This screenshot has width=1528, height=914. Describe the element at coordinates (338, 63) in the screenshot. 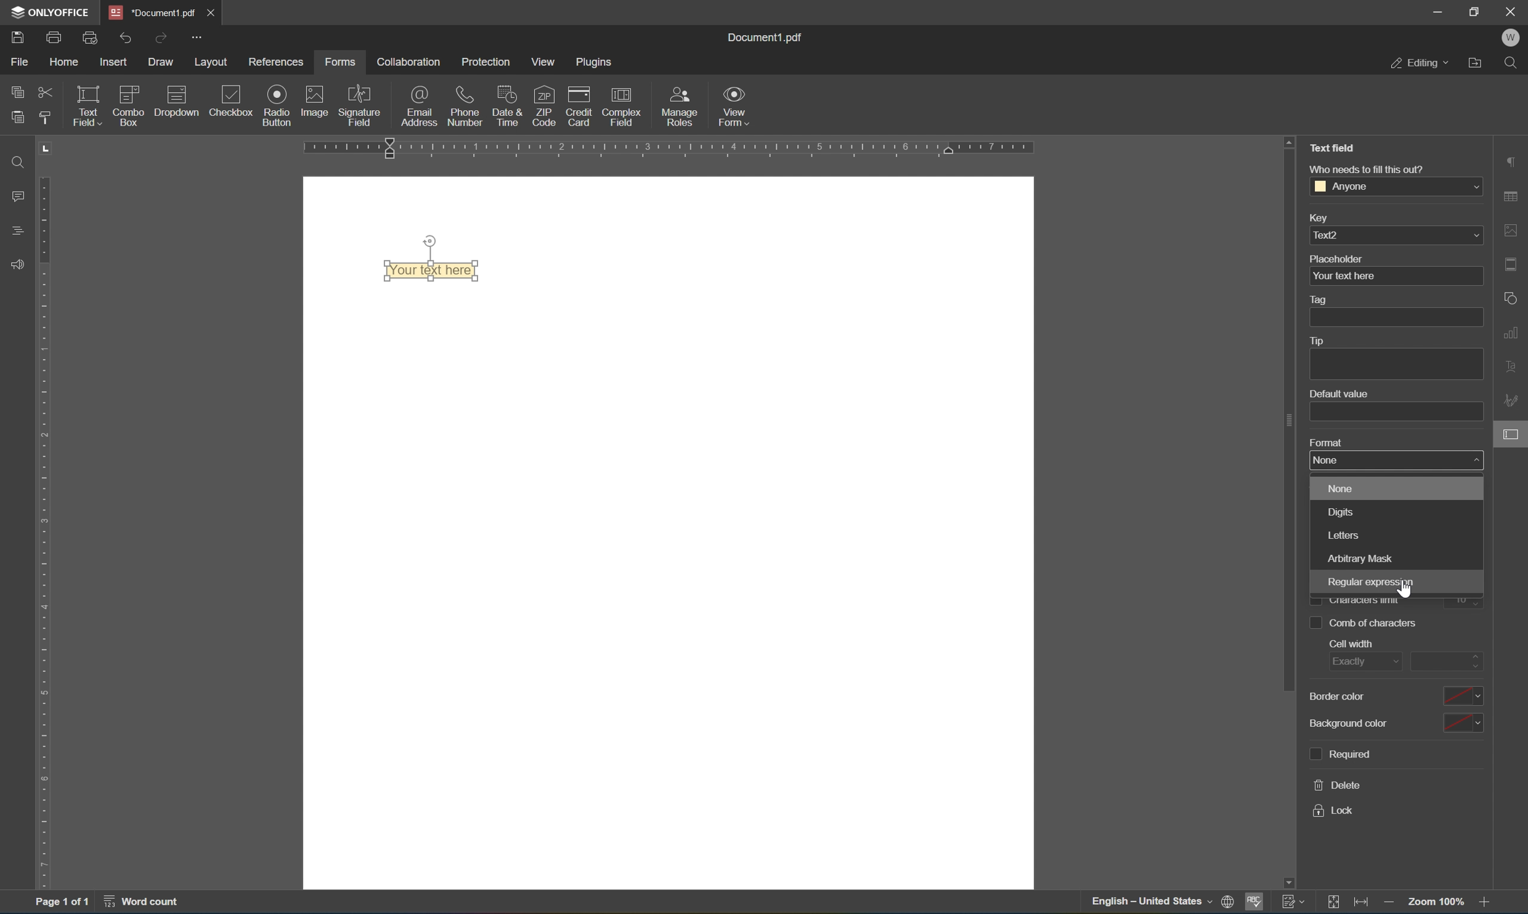

I see `forms` at that location.